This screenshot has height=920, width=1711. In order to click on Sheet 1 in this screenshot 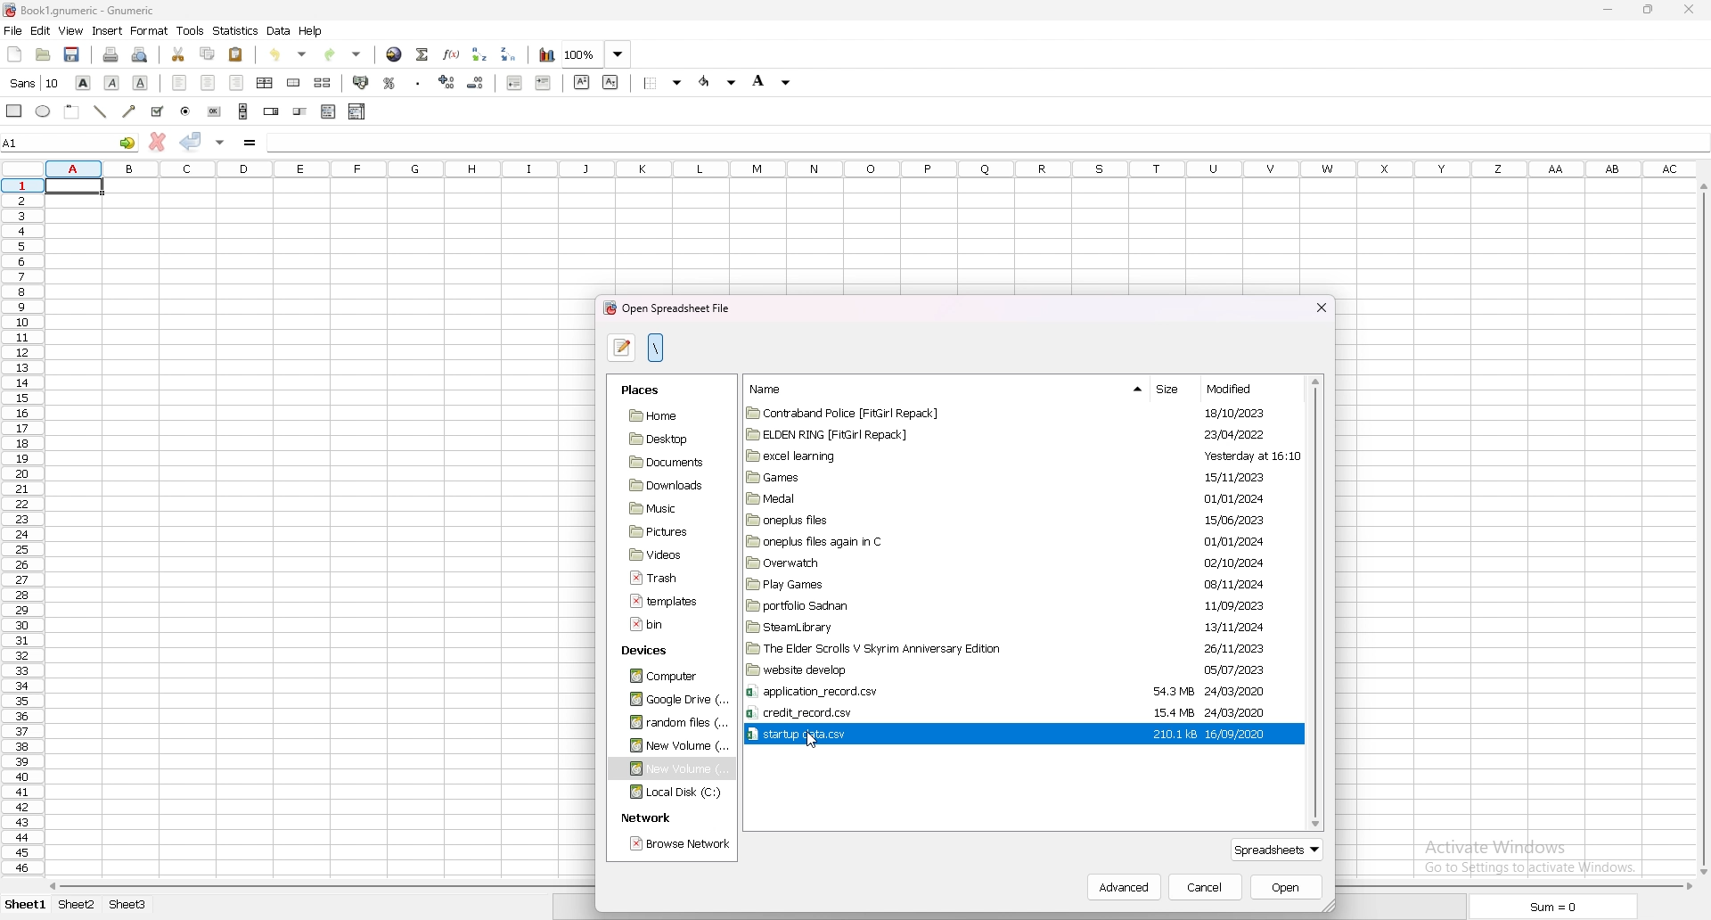, I will do `click(22, 906)`.